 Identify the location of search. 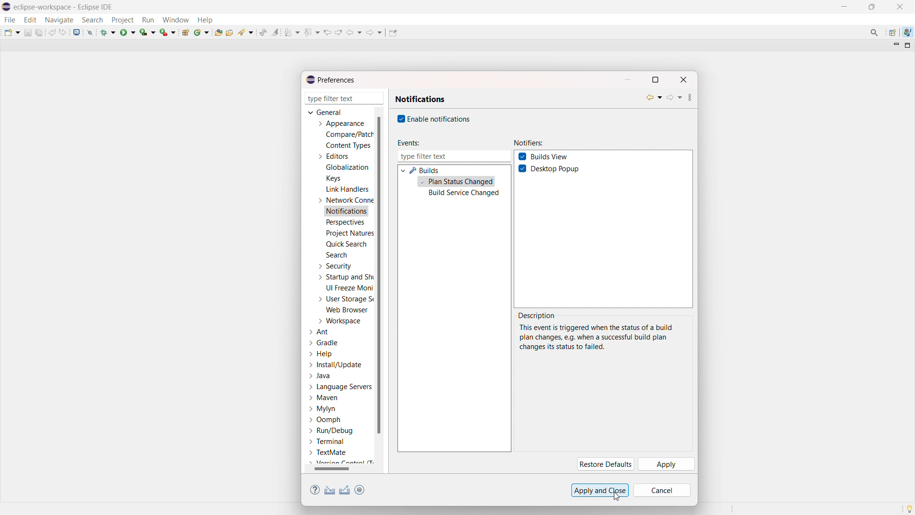
(336, 255).